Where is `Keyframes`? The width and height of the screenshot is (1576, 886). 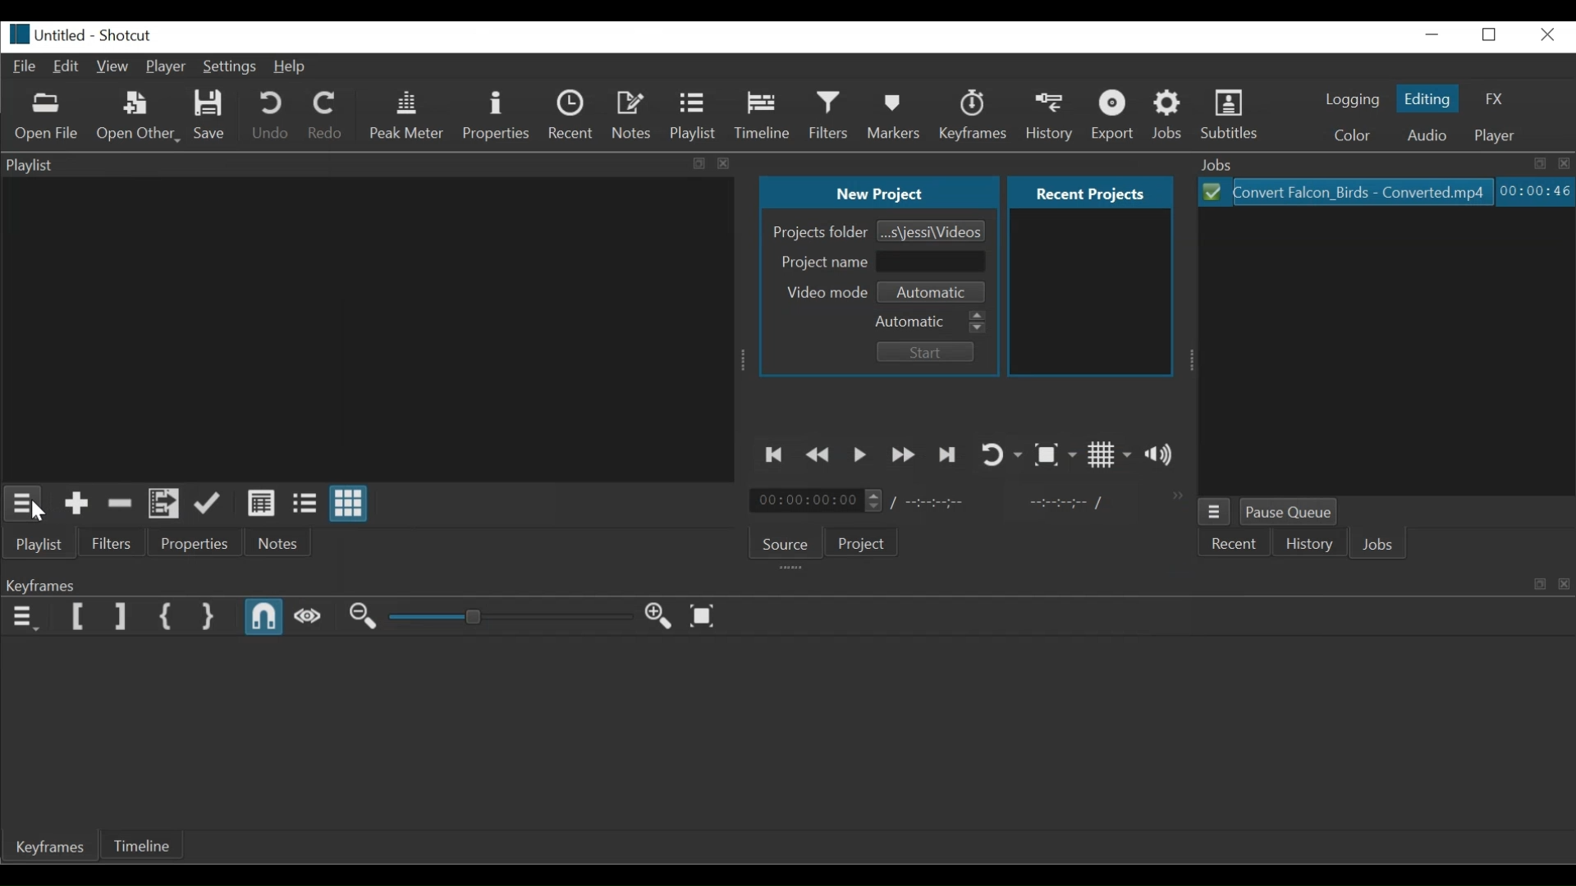
Keyframes is located at coordinates (976, 116).